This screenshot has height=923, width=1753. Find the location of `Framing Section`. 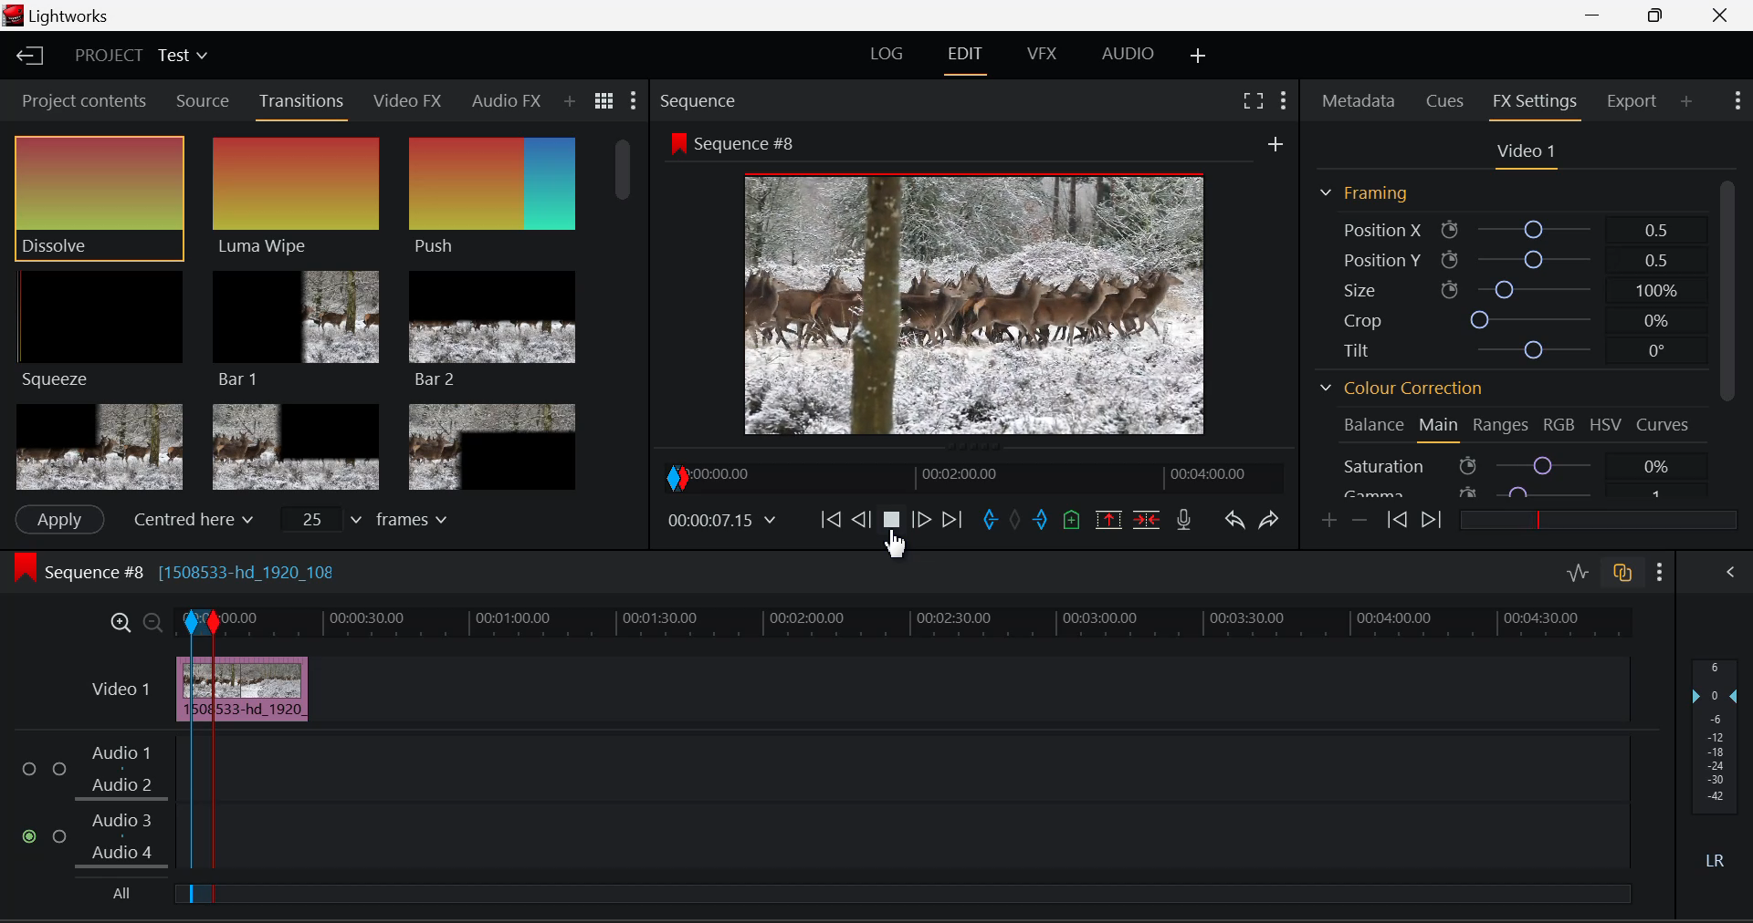

Framing Section is located at coordinates (1374, 193).